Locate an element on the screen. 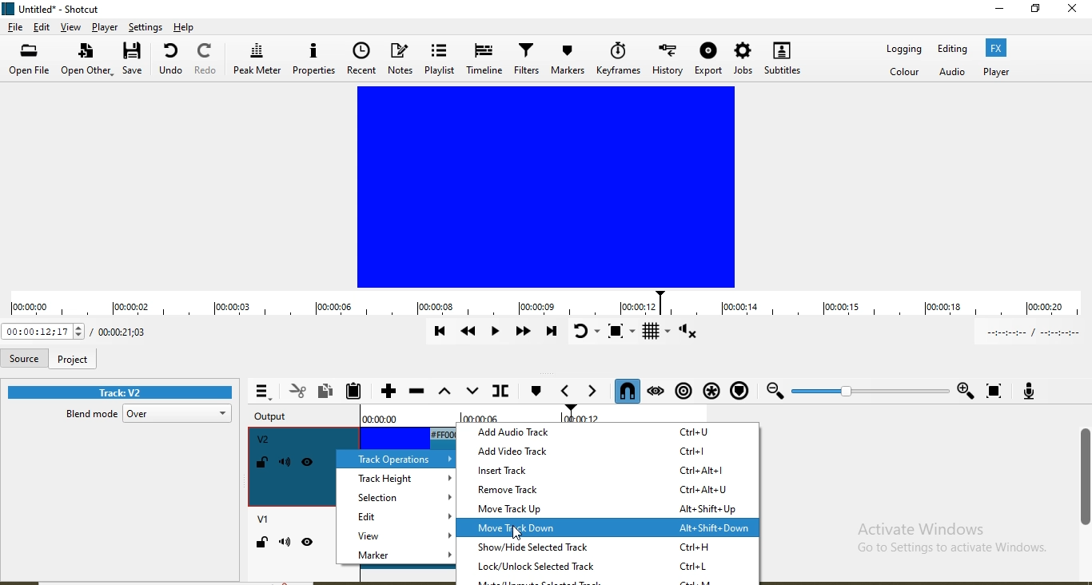  Notes is located at coordinates (401, 62).